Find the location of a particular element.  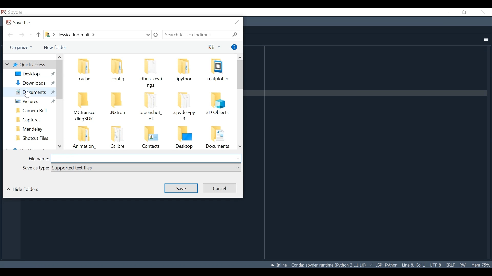

File Permissions is located at coordinates (462, 265).